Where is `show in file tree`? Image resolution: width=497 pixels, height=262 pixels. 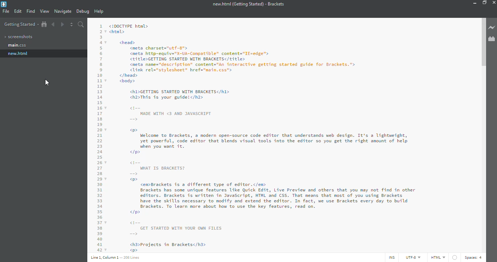 show in file tree is located at coordinates (44, 24).